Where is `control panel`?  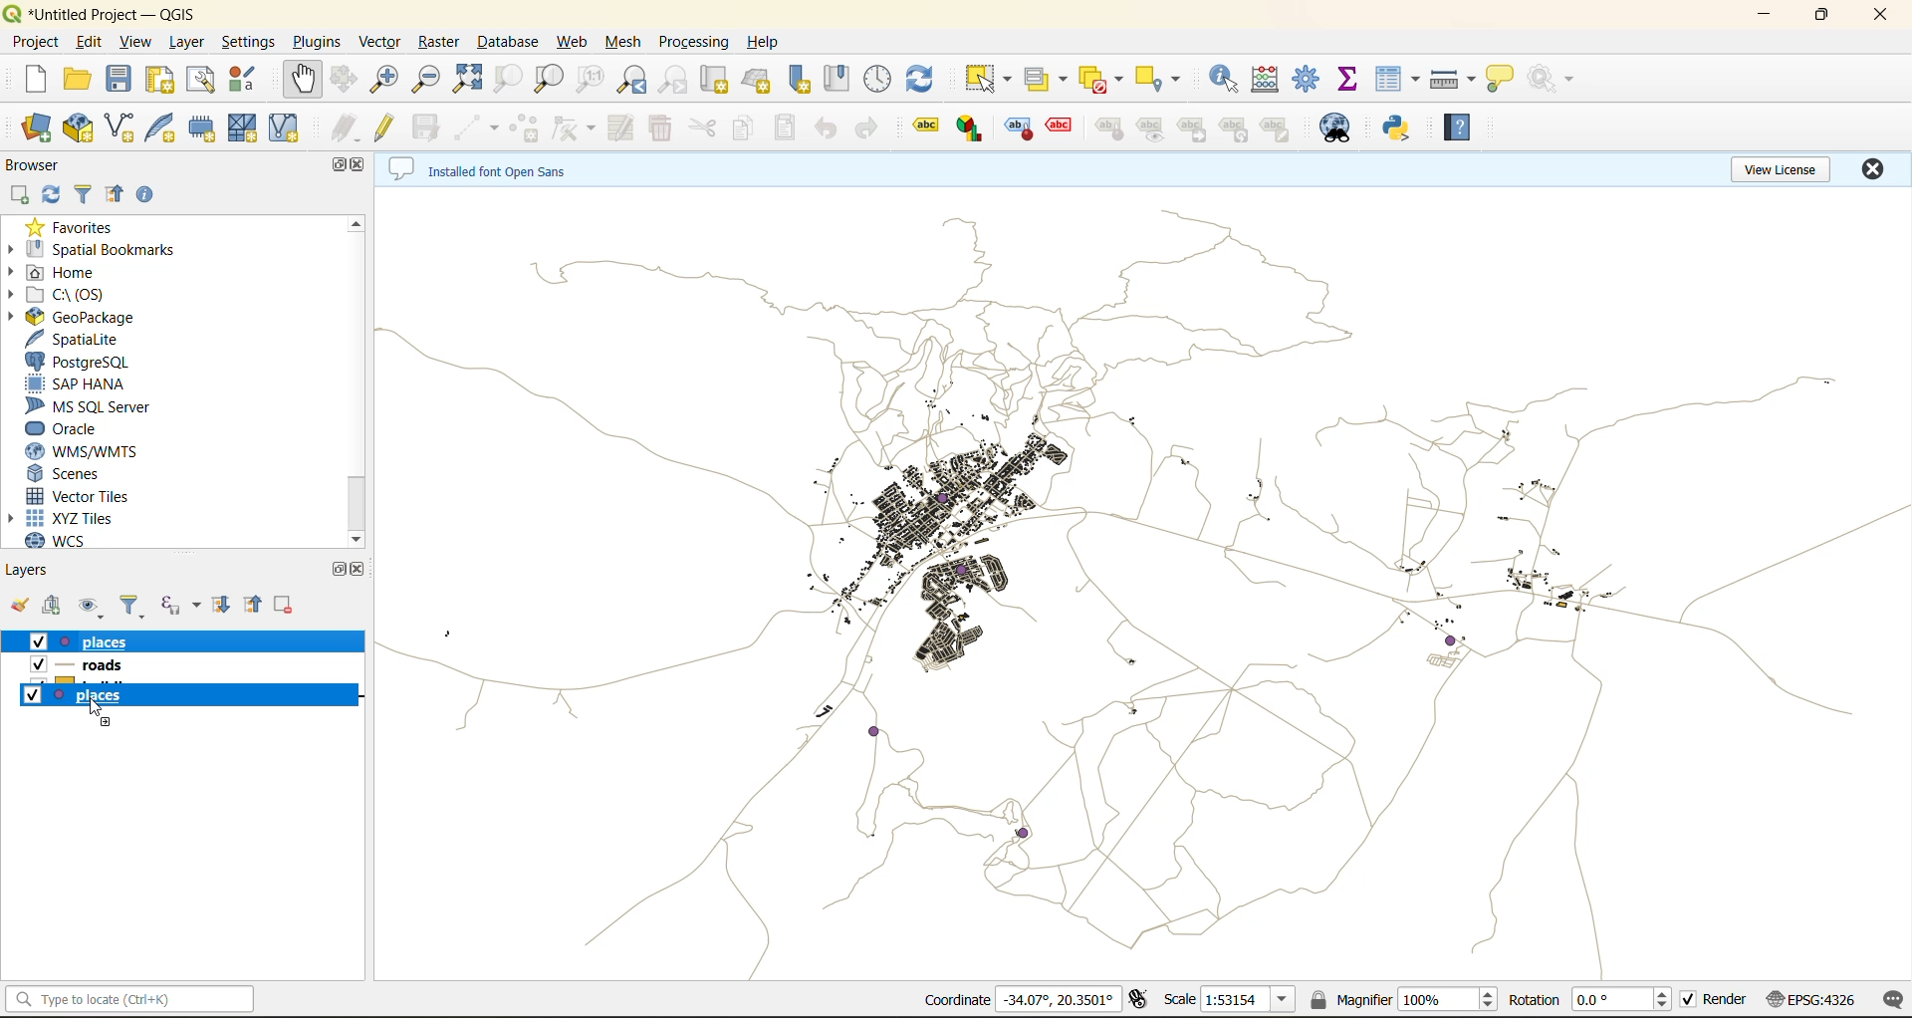
control panel is located at coordinates (882, 75).